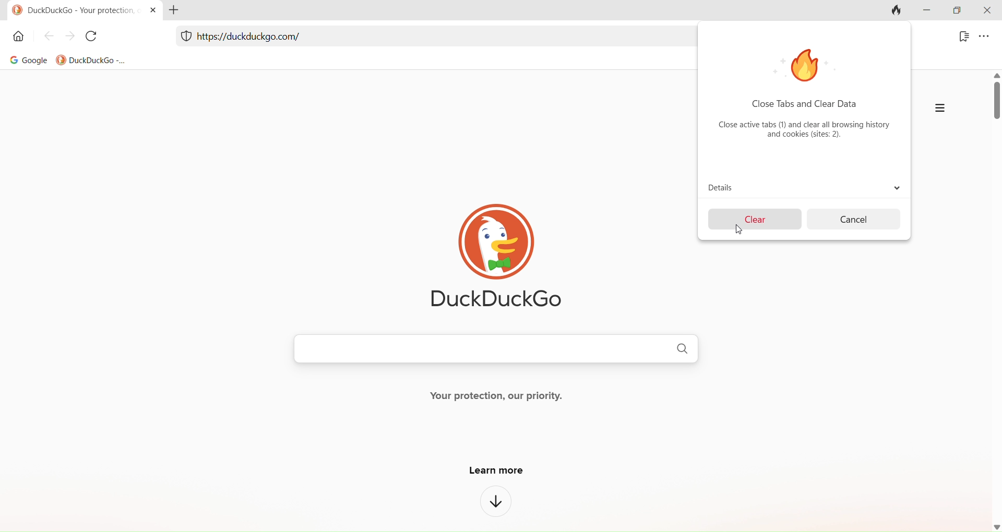  Describe the element at coordinates (70, 35) in the screenshot. I see `forward` at that location.